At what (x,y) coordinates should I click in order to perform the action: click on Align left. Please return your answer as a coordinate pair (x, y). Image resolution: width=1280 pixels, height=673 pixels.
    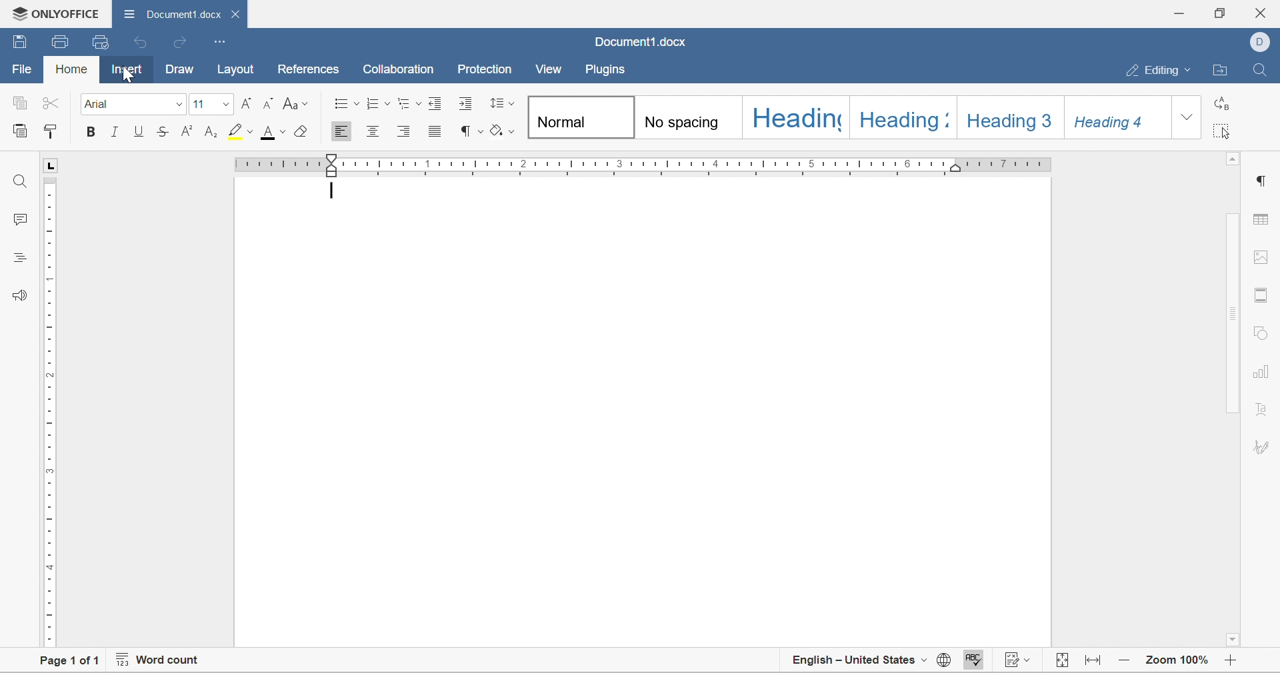
    Looking at the image, I should click on (405, 130).